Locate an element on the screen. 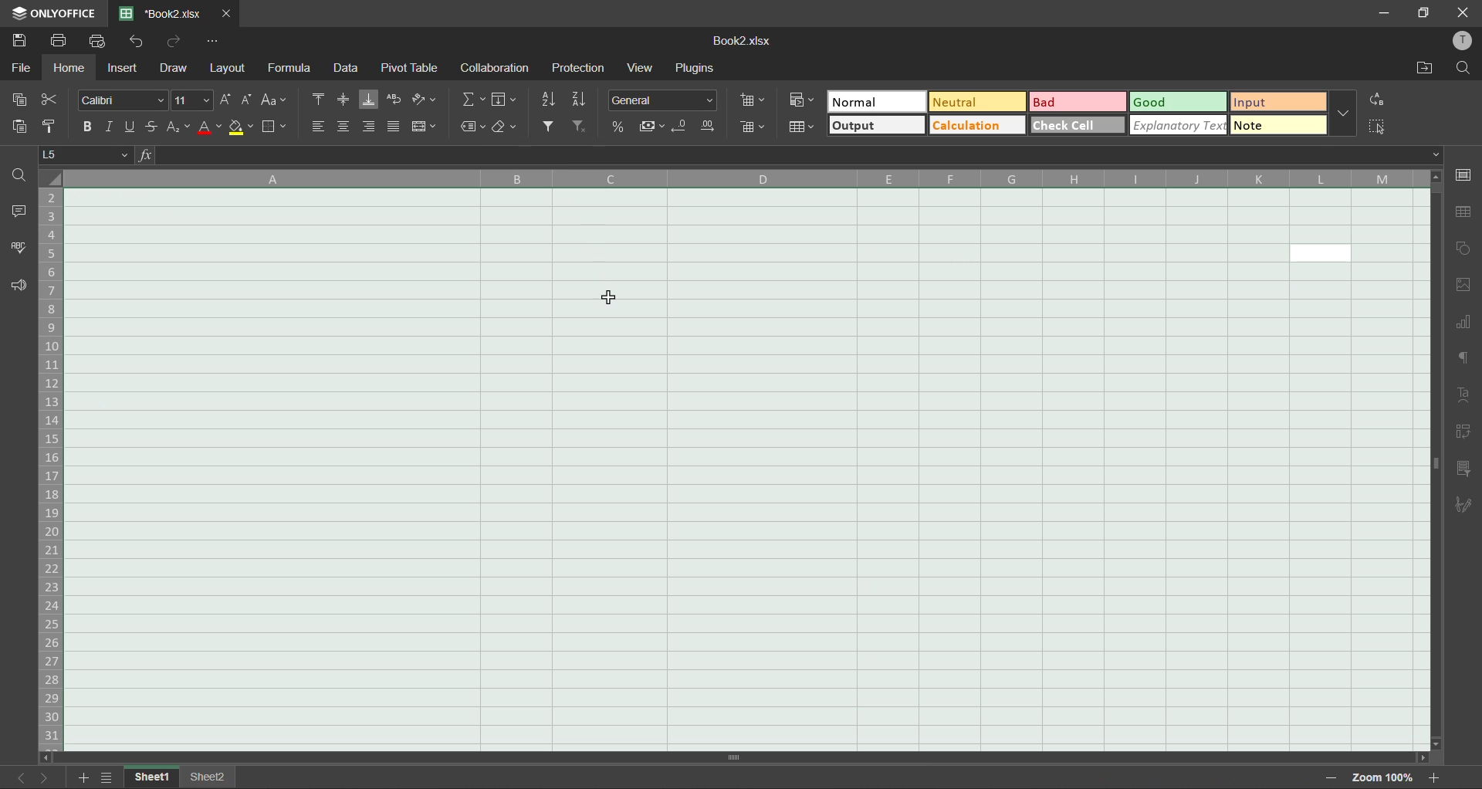 This screenshot has width=1482, height=789. replace is located at coordinates (1382, 99).